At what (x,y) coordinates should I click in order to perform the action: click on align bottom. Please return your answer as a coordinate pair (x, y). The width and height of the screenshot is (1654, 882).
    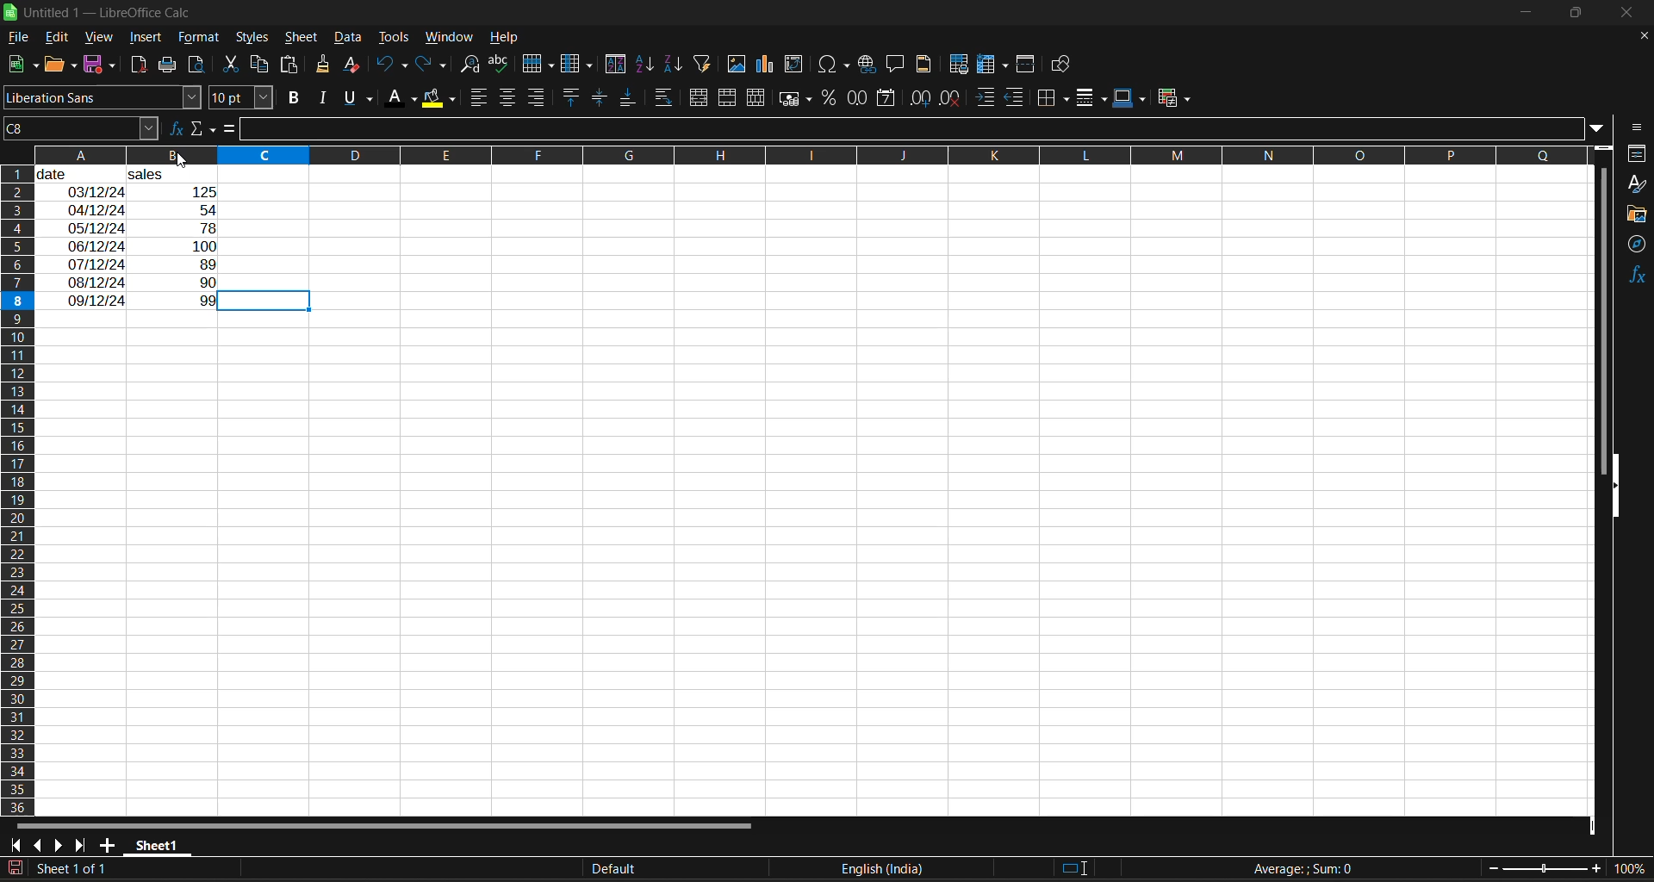
    Looking at the image, I should click on (625, 100).